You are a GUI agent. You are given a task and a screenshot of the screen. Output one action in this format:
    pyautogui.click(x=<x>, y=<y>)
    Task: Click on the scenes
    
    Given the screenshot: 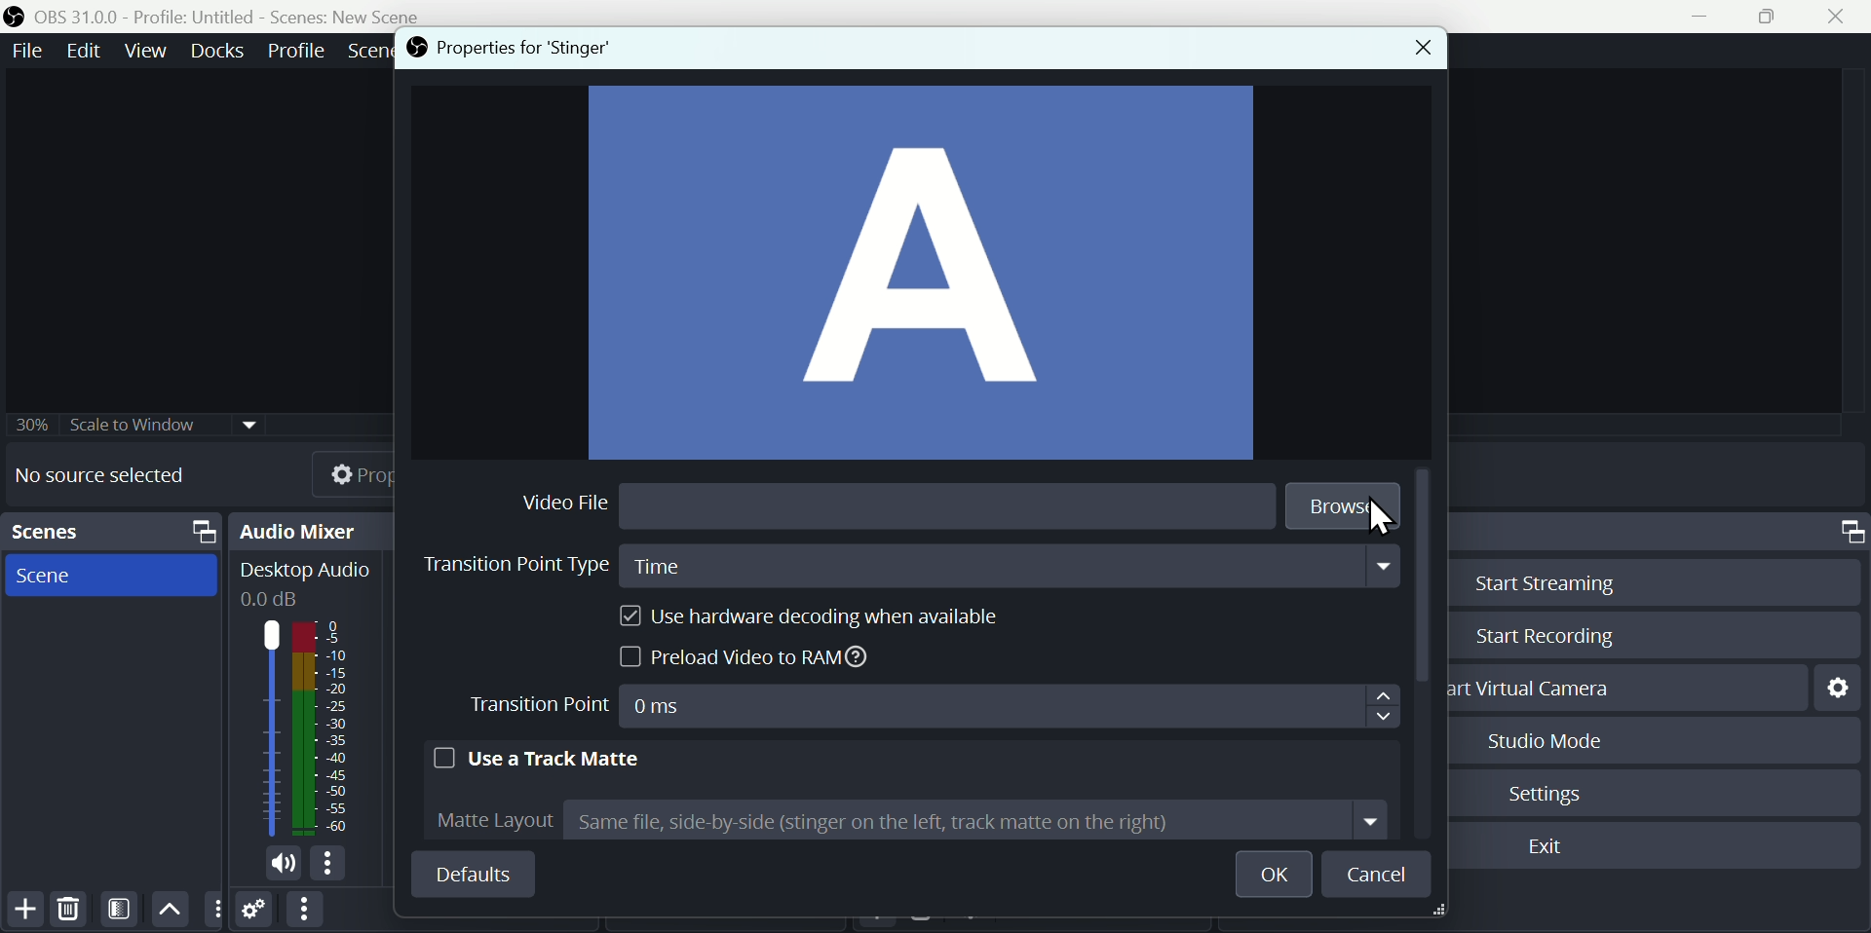 What is the action you would take?
    pyautogui.click(x=111, y=576)
    